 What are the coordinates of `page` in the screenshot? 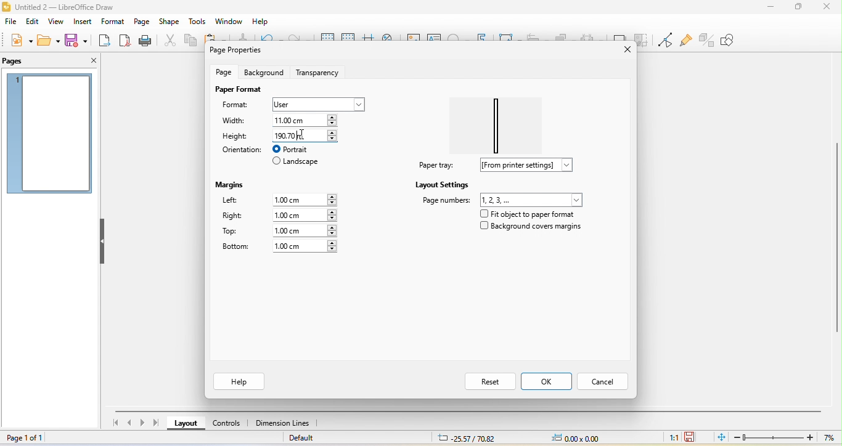 It's located at (141, 22).